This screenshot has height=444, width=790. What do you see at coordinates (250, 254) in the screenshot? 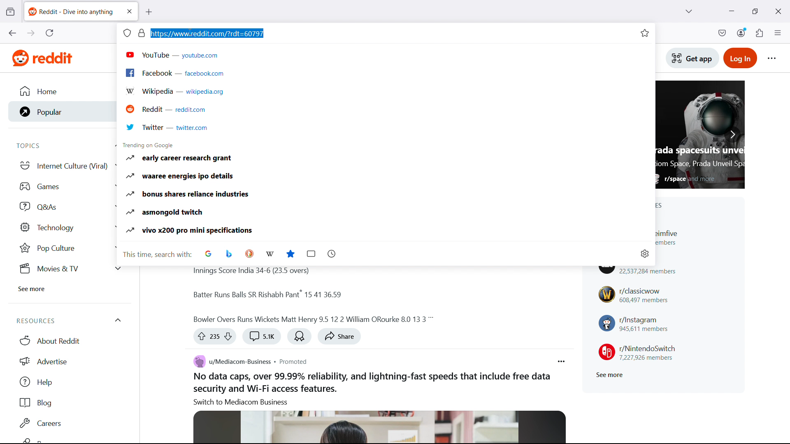
I see `Choose Duckduckgo` at bounding box center [250, 254].